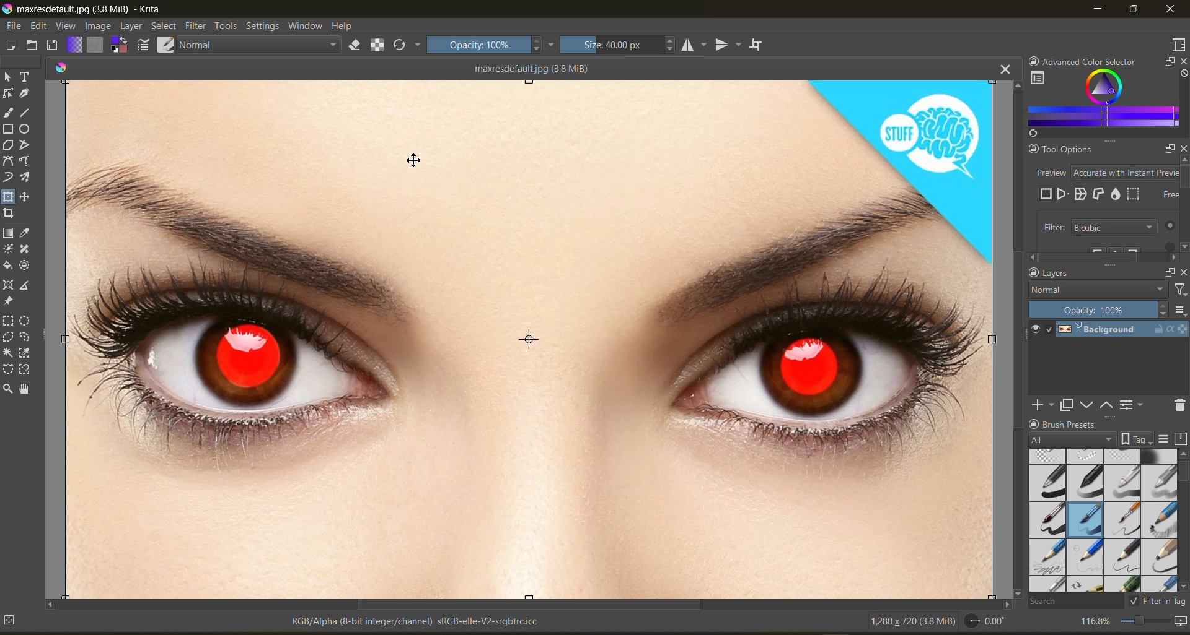 The width and height of the screenshot is (1190, 635). Describe the element at coordinates (1181, 61) in the screenshot. I see `close docker` at that location.